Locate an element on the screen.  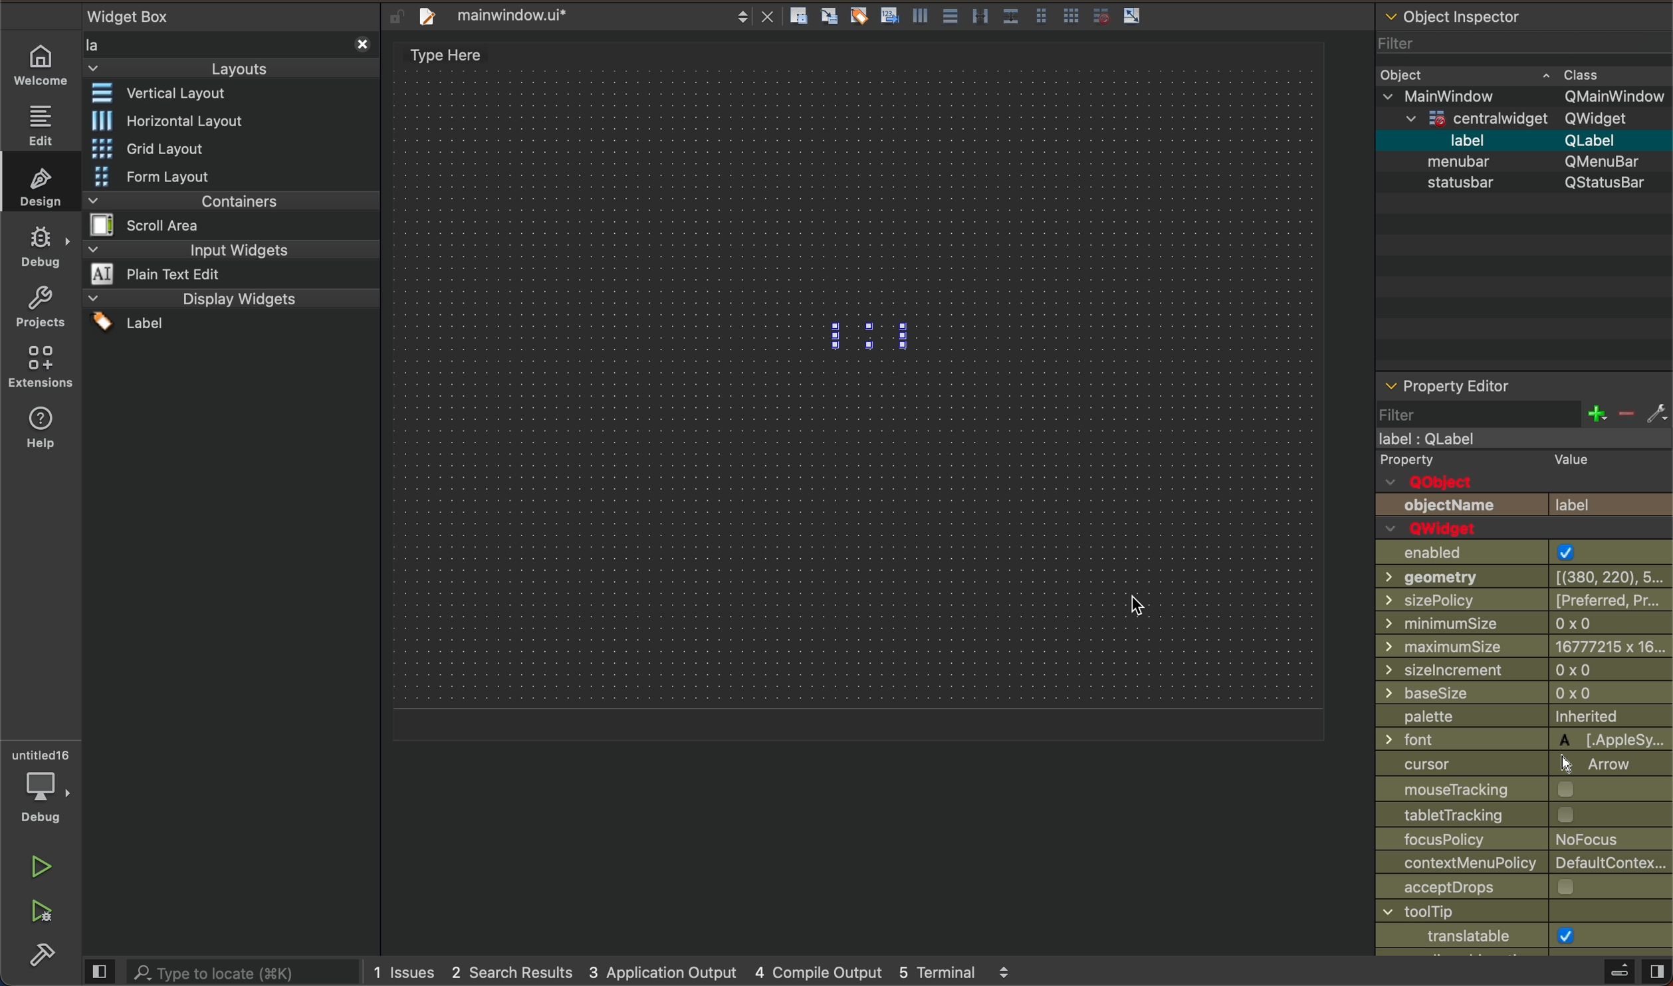
qwidget is located at coordinates (1458, 528).